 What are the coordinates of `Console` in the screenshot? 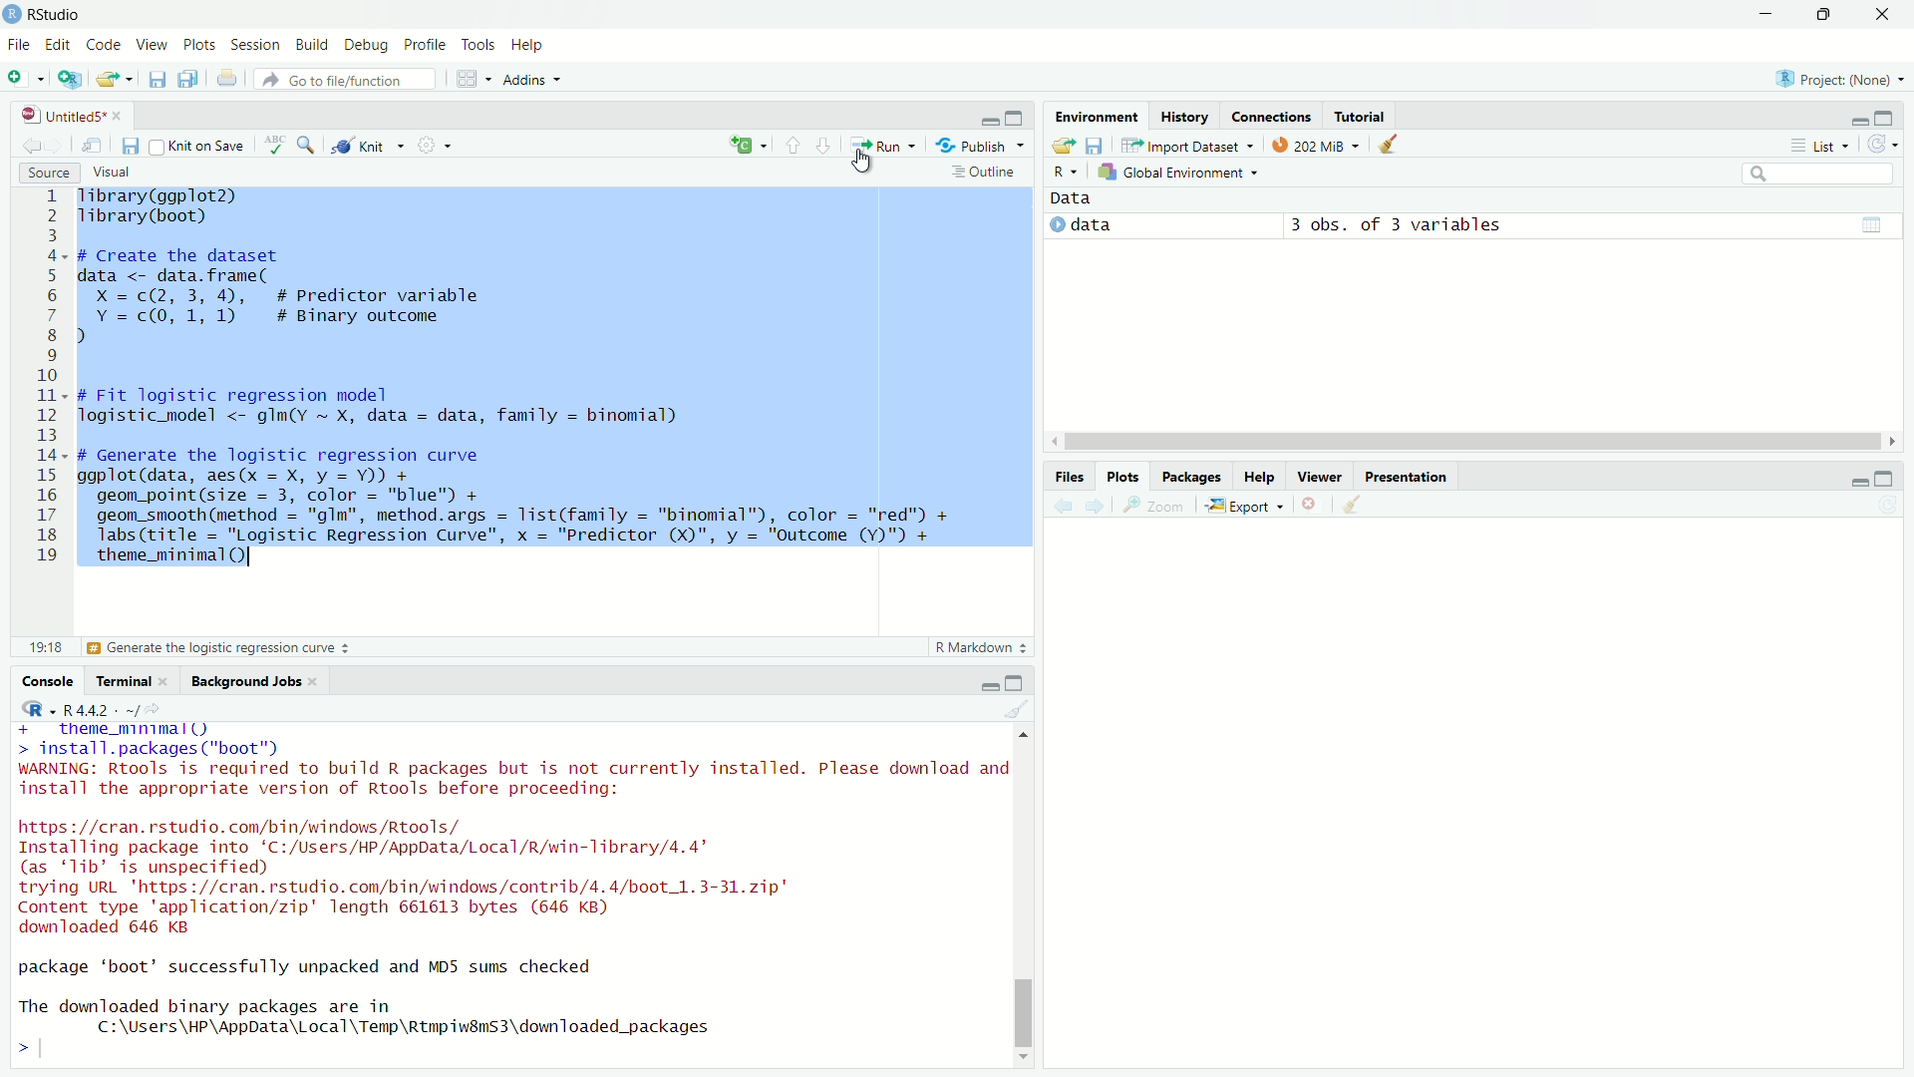 It's located at (47, 680).